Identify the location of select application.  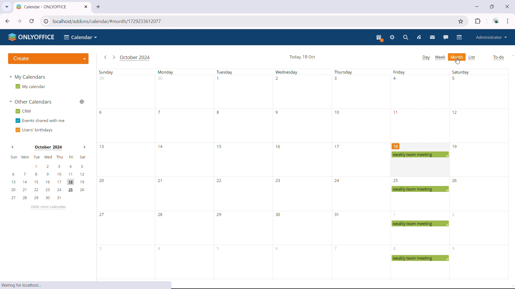
(80, 37).